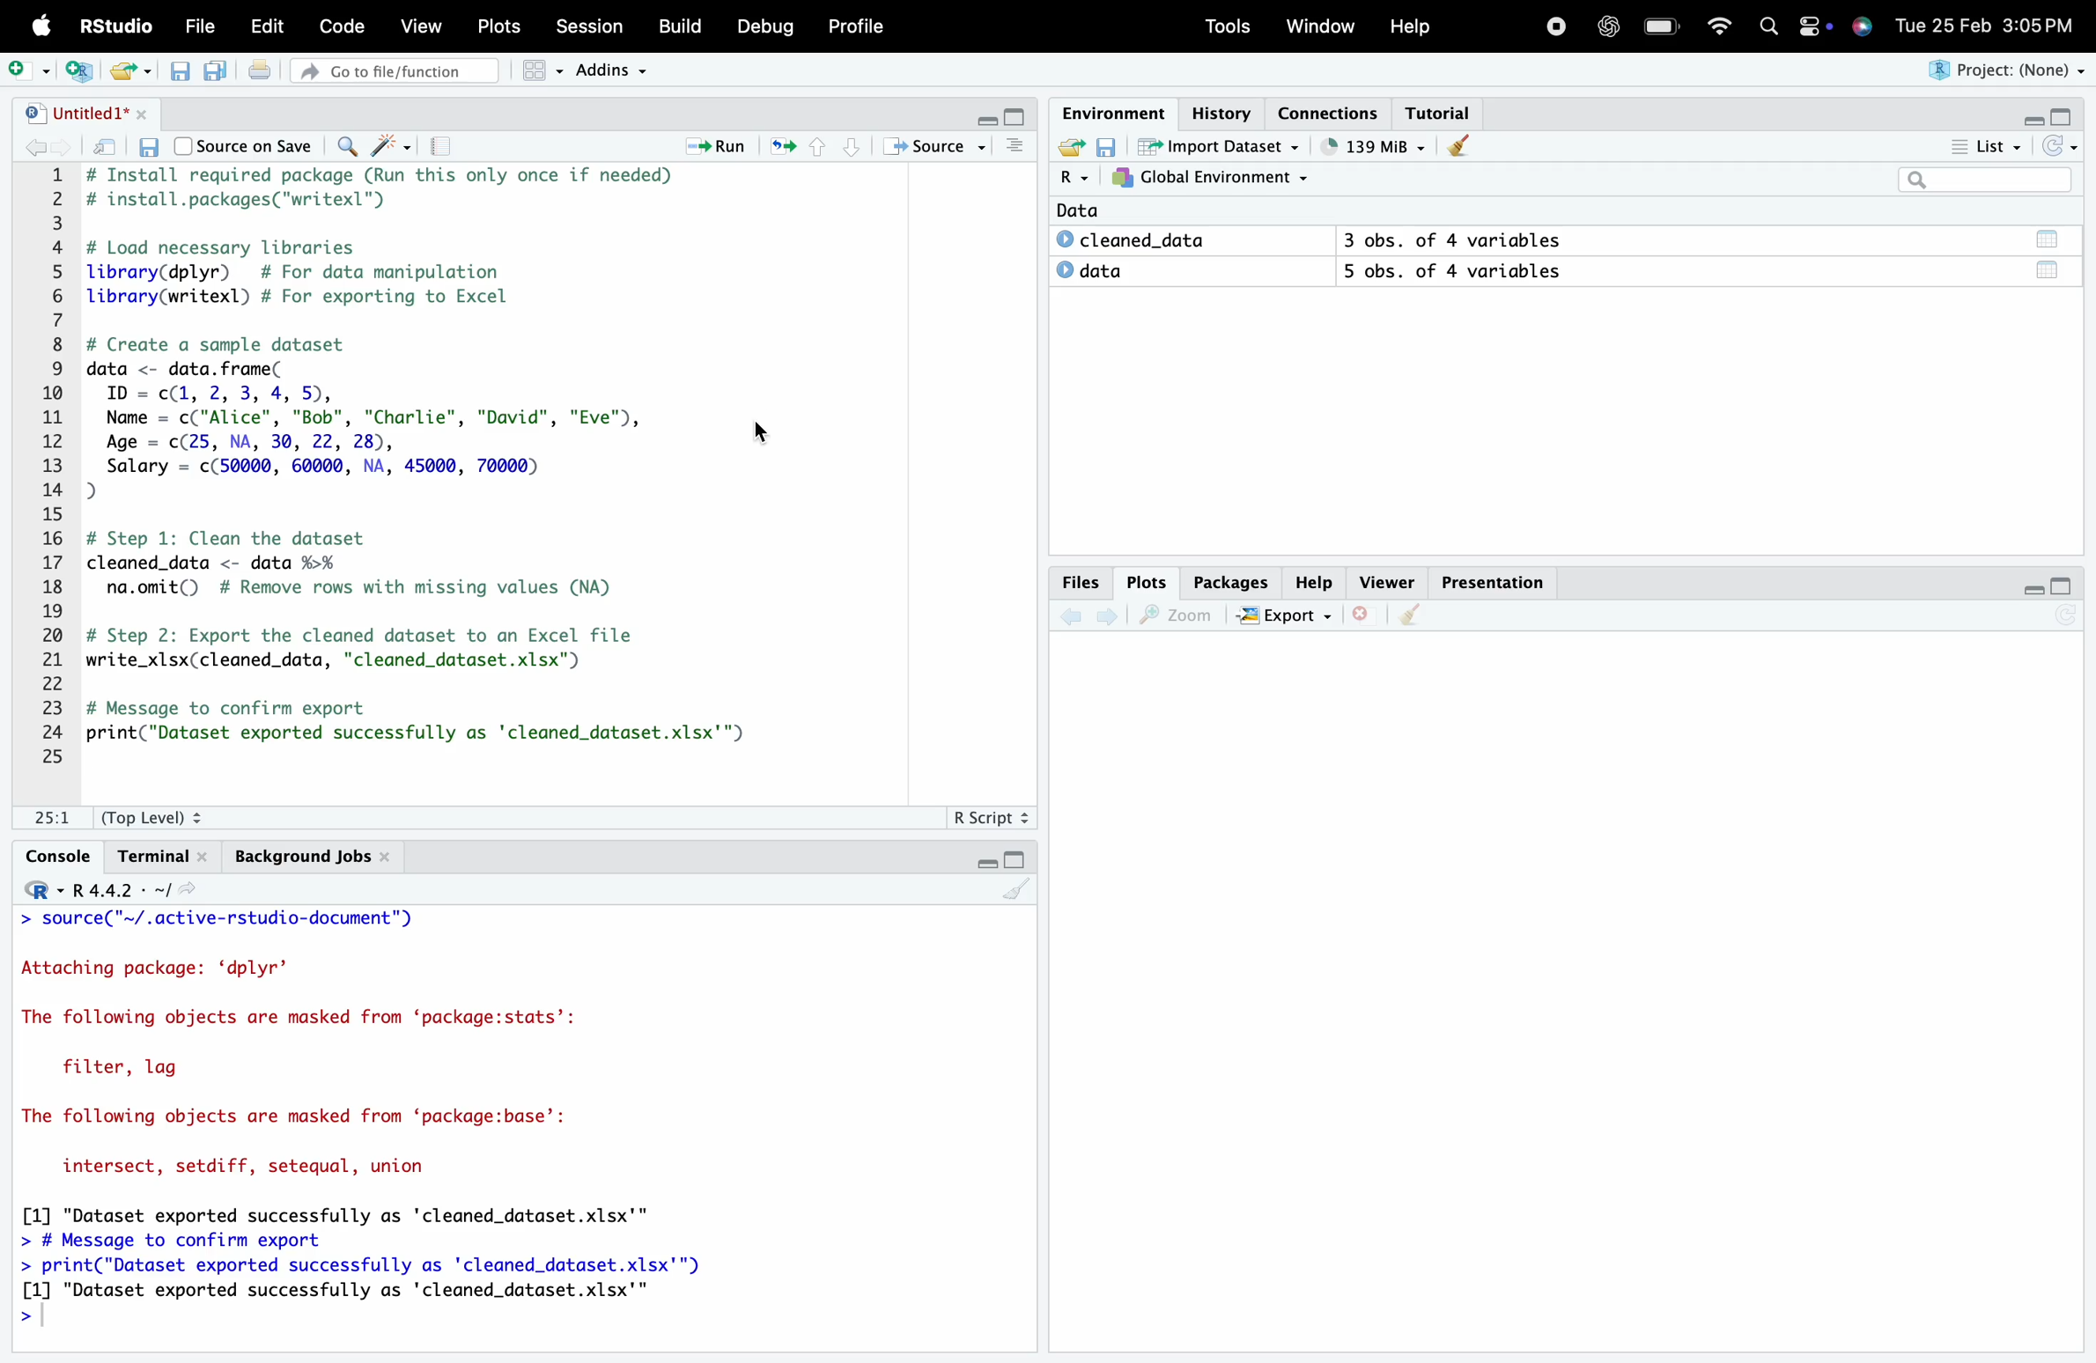 The width and height of the screenshot is (2096, 1363). Describe the element at coordinates (260, 71) in the screenshot. I see `Print the current file` at that location.